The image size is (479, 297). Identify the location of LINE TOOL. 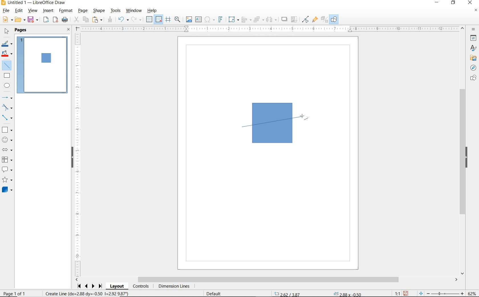
(243, 128).